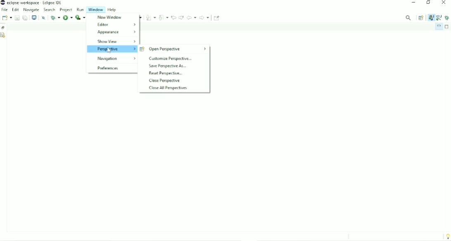 This screenshot has height=241, width=451. What do you see at coordinates (428, 3) in the screenshot?
I see `Restore down` at bounding box center [428, 3].